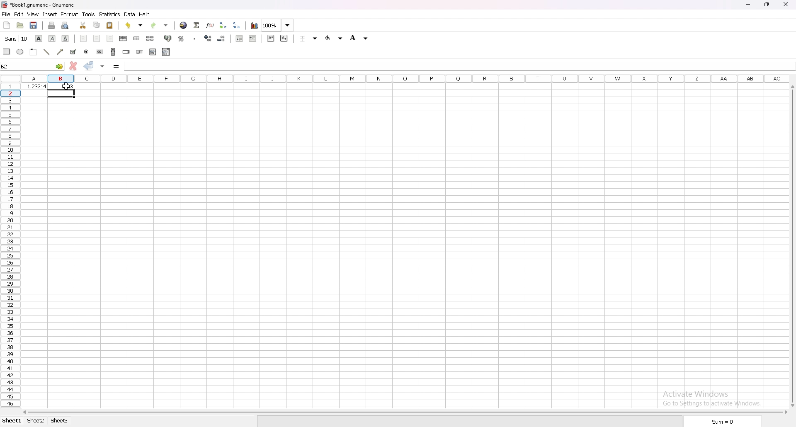 The image size is (796, 427). Describe the element at coordinates (134, 26) in the screenshot. I see `undo` at that location.